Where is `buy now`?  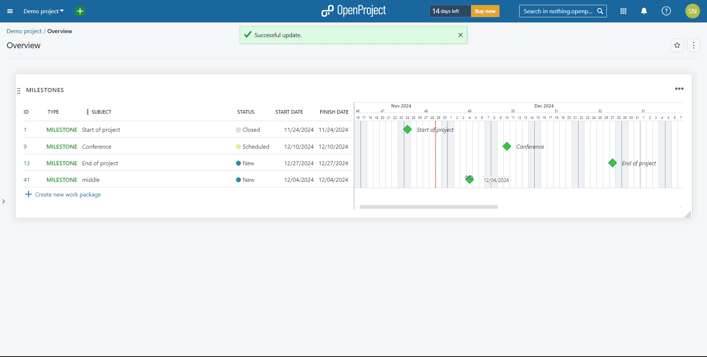
buy now is located at coordinates (485, 11).